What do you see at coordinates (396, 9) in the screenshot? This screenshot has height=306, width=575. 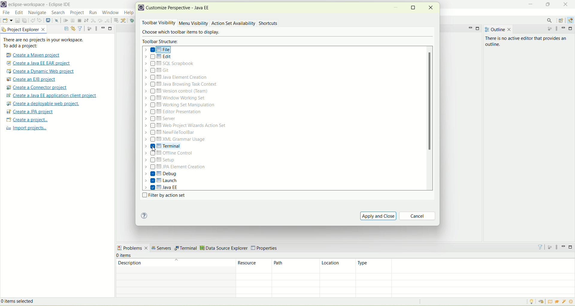 I see `minimize` at bounding box center [396, 9].